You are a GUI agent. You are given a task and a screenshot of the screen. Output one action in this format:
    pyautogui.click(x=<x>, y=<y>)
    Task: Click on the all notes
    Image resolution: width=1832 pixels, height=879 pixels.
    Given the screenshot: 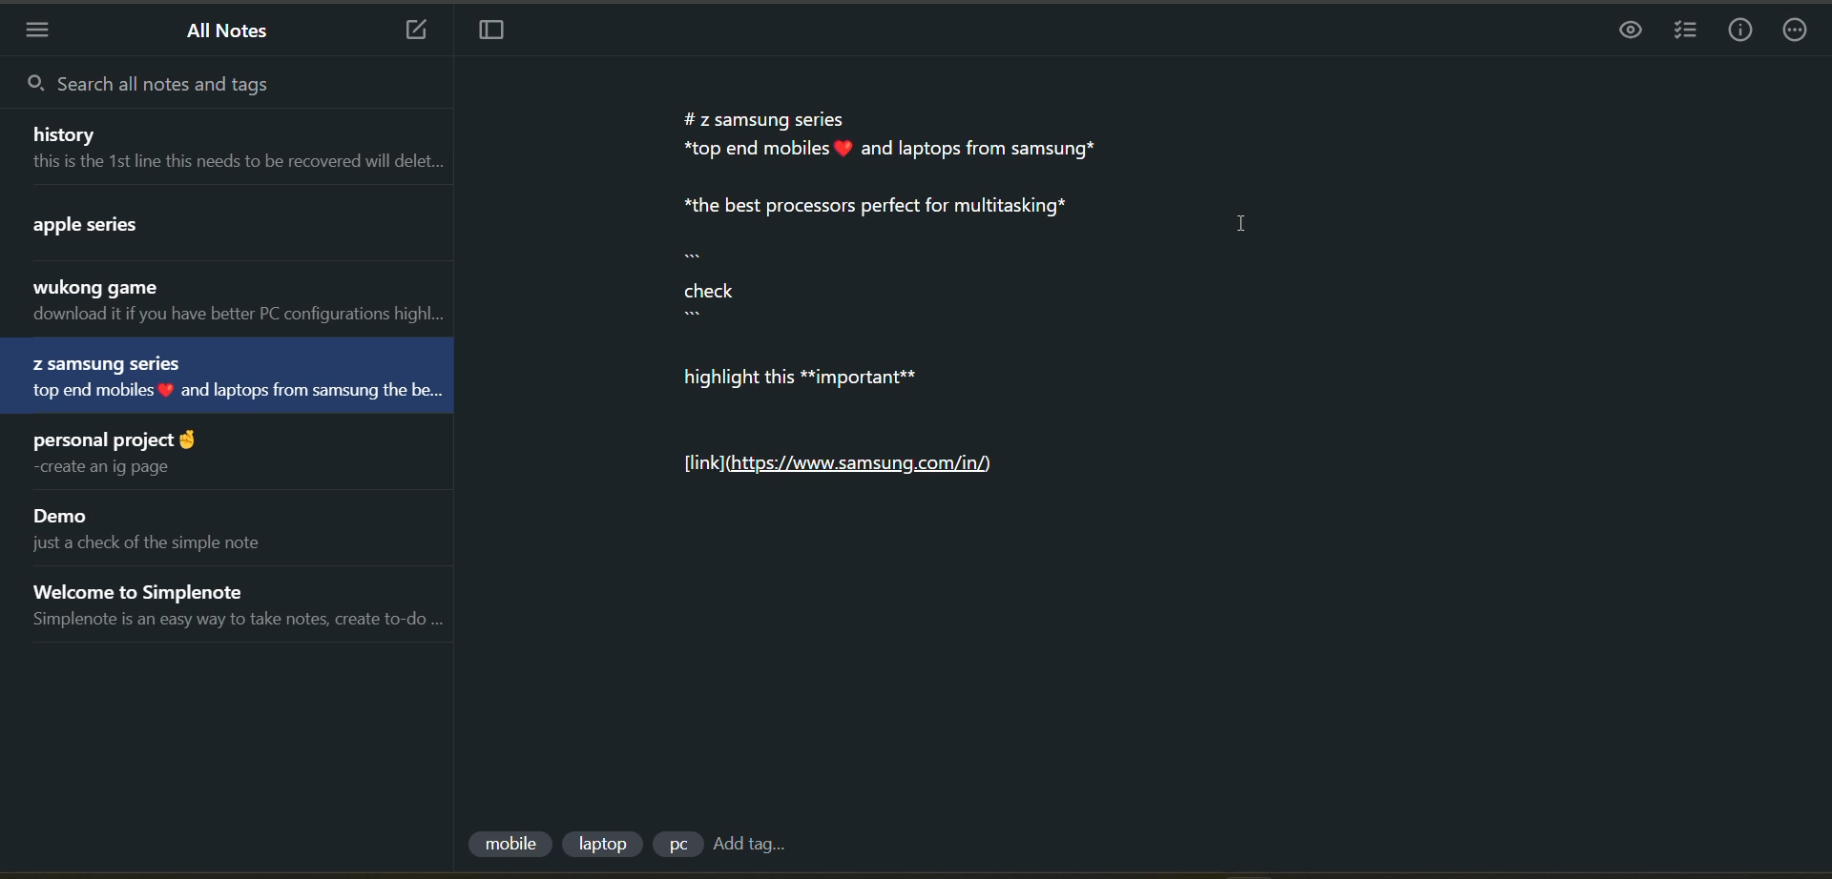 What is the action you would take?
    pyautogui.click(x=238, y=31)
    